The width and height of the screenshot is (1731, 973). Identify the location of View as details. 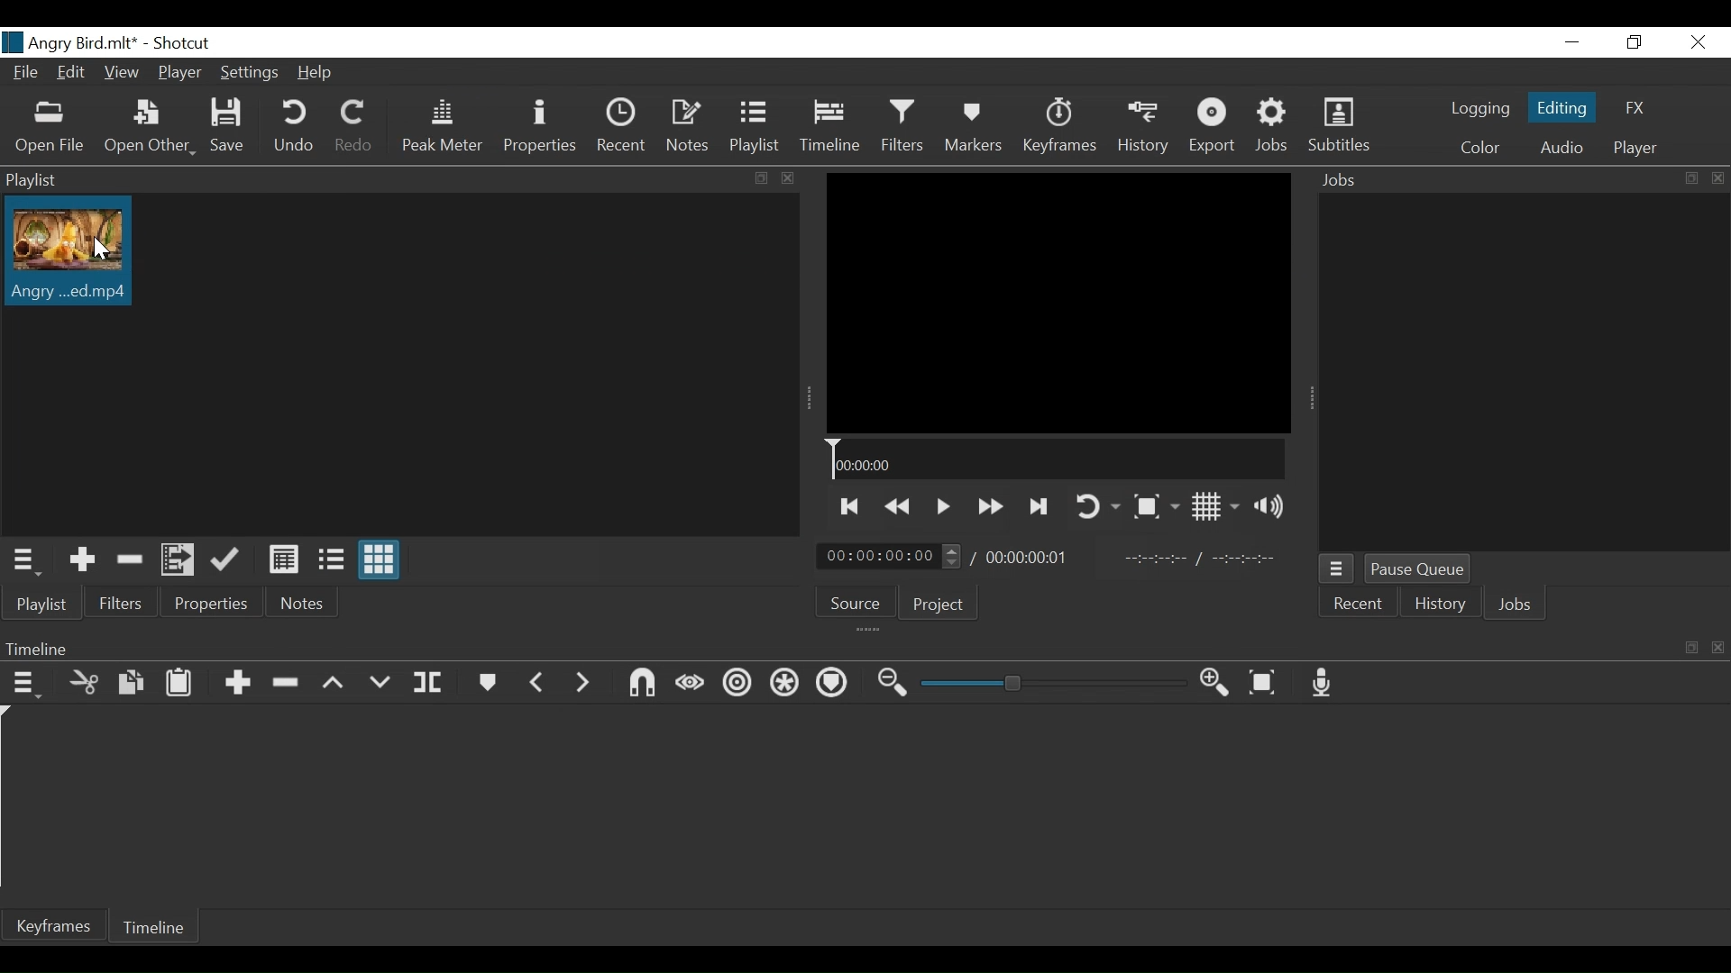
(283, 559).